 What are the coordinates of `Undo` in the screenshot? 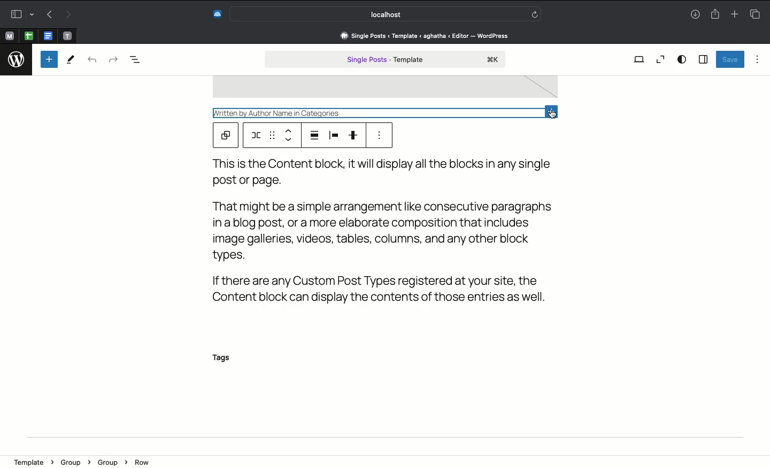 It's located at (92, 60).